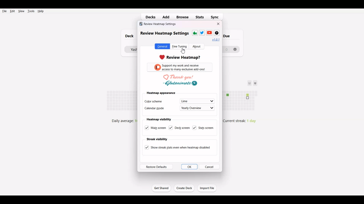 This screenshot has height=204, width=364. What do you see at coordinates (128, 36) in the screenshot?
I see `Deck` at bounding box center [128, 36].